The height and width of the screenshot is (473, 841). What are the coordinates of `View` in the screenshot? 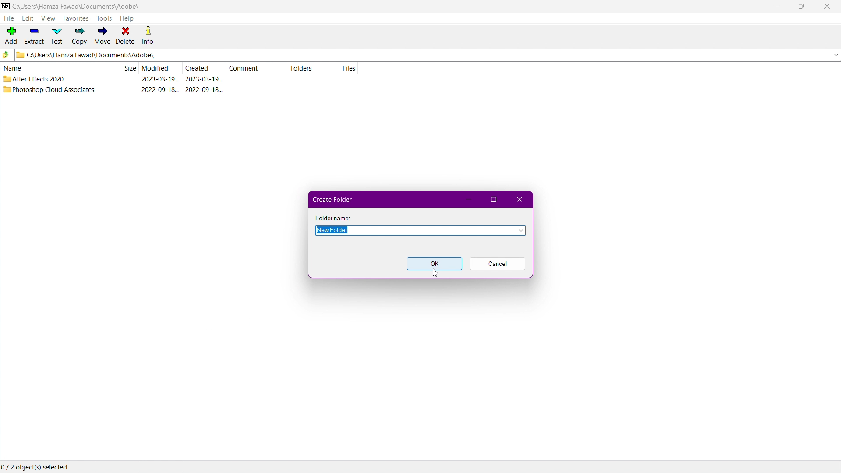 It's located at (48, 18).